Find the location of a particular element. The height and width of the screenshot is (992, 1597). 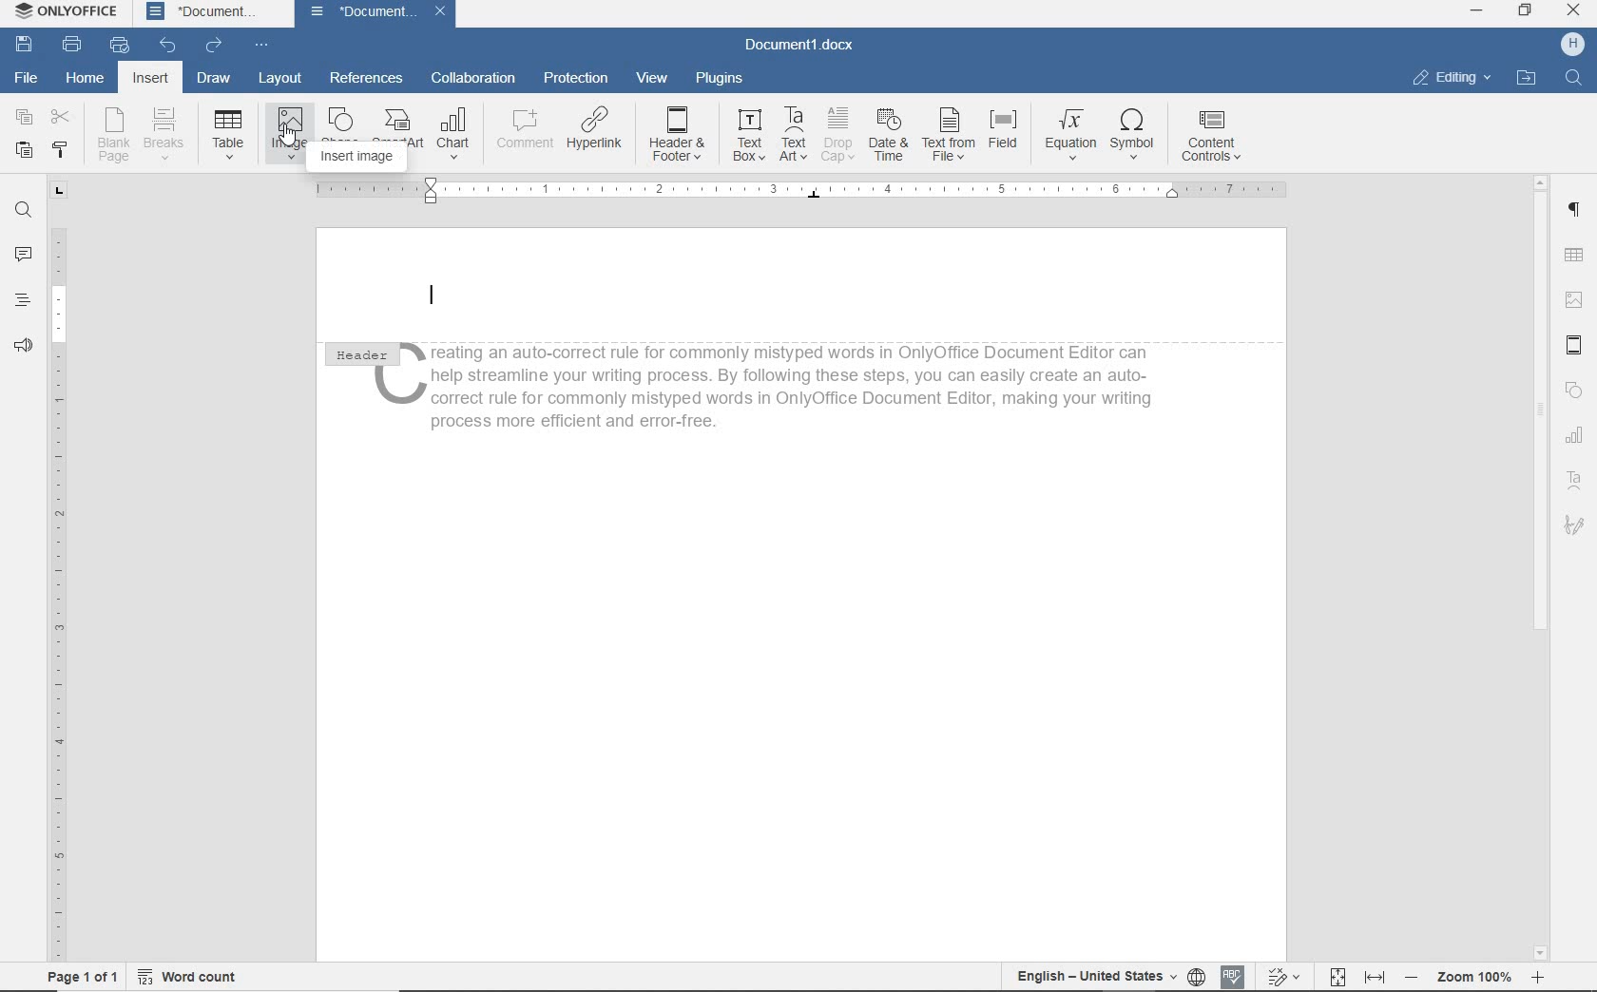

IMAGE is located at coordinates (1573, 300).